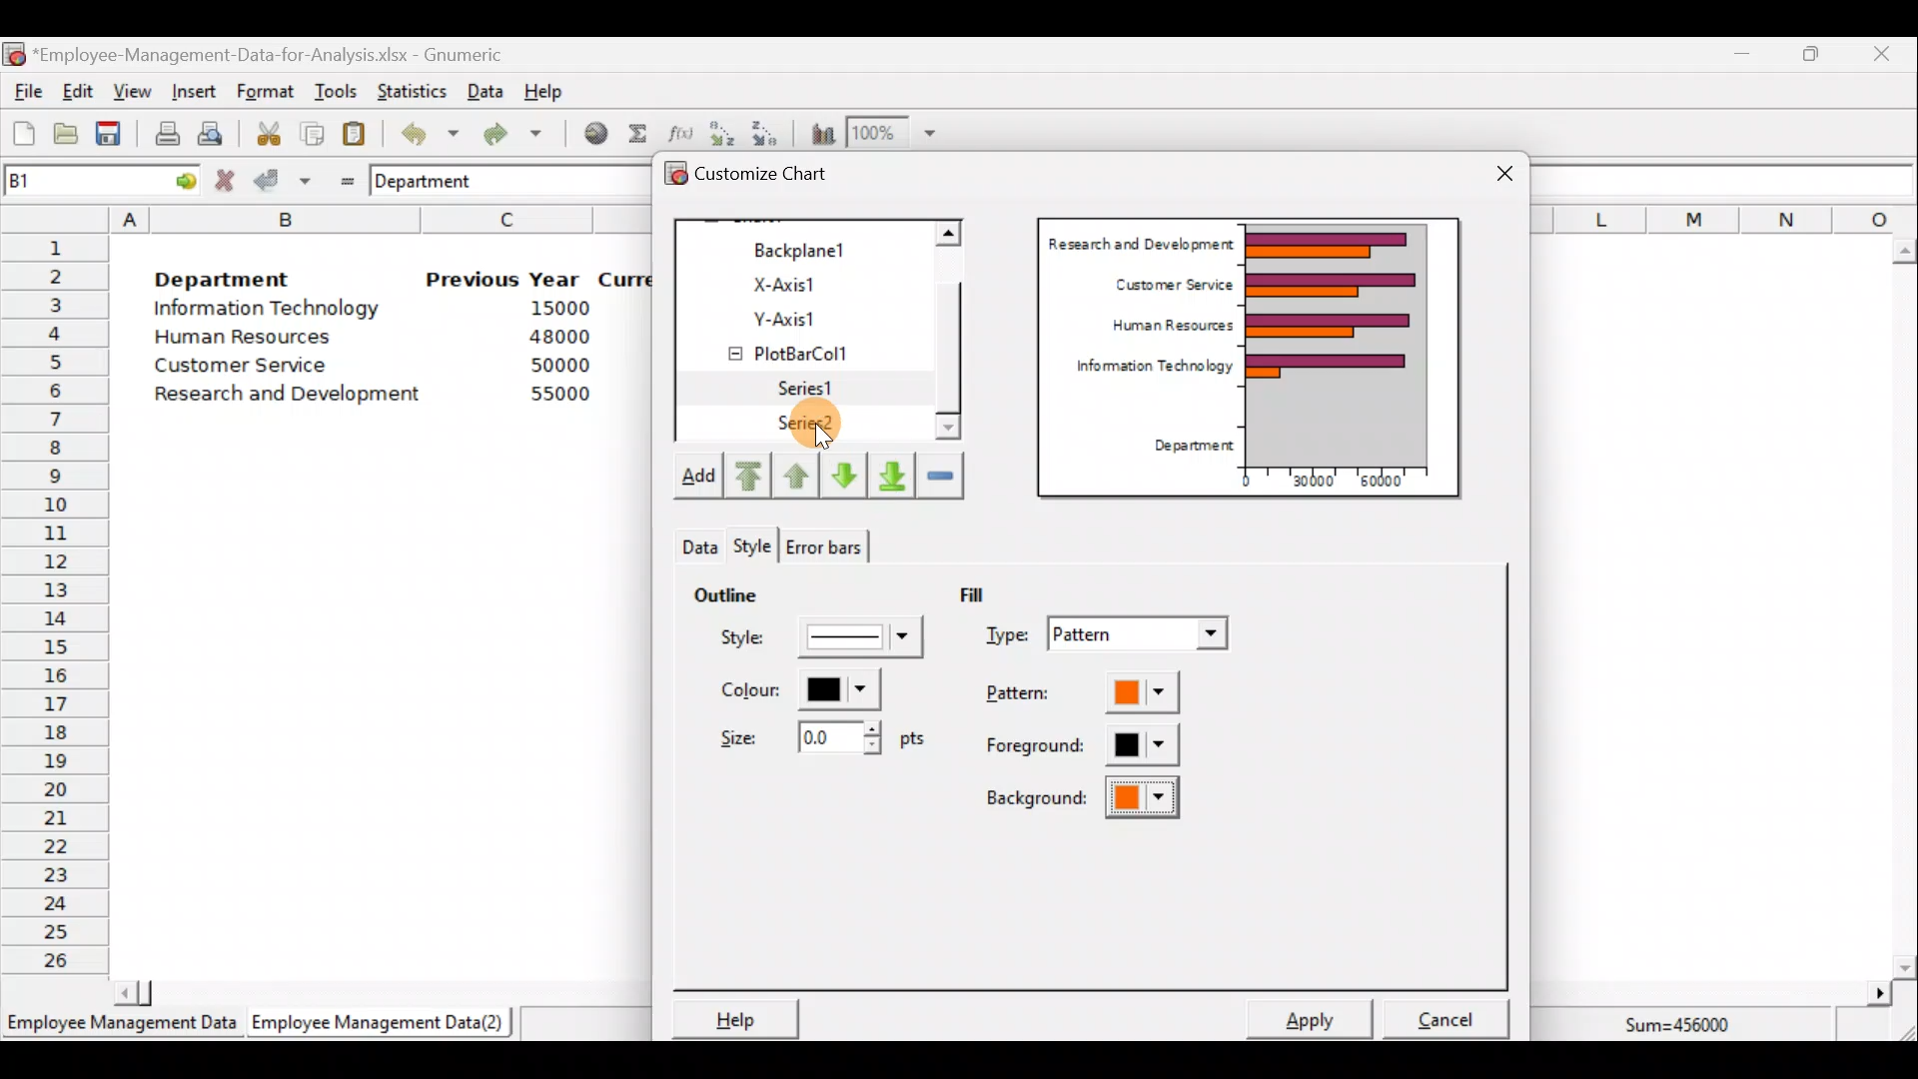  Describe the element at coordinates (679, 132) in the screenshot. I see `Edit a function in the current cell` at that location.